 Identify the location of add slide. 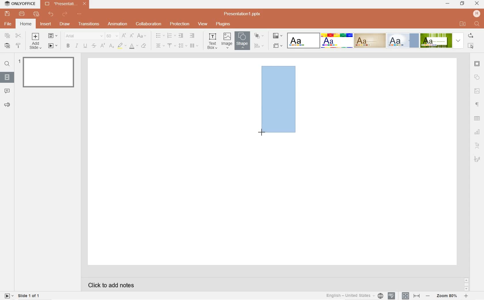
(36, 42).